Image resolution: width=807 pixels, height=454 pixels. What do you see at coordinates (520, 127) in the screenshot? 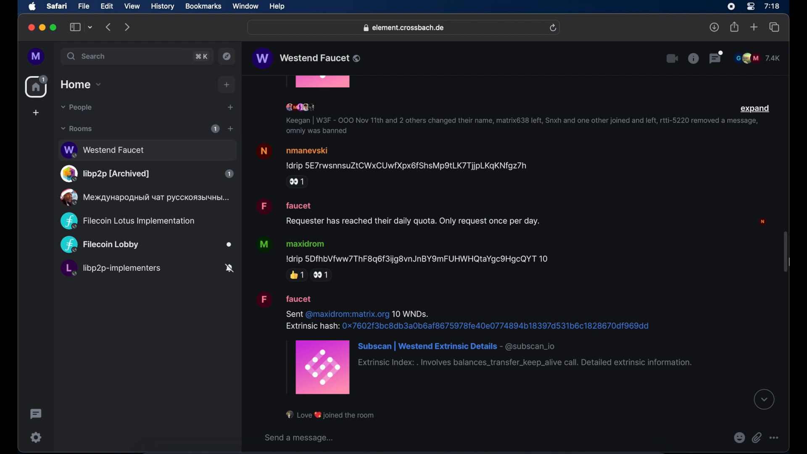
I see `info` at bounding box center [520, 127].